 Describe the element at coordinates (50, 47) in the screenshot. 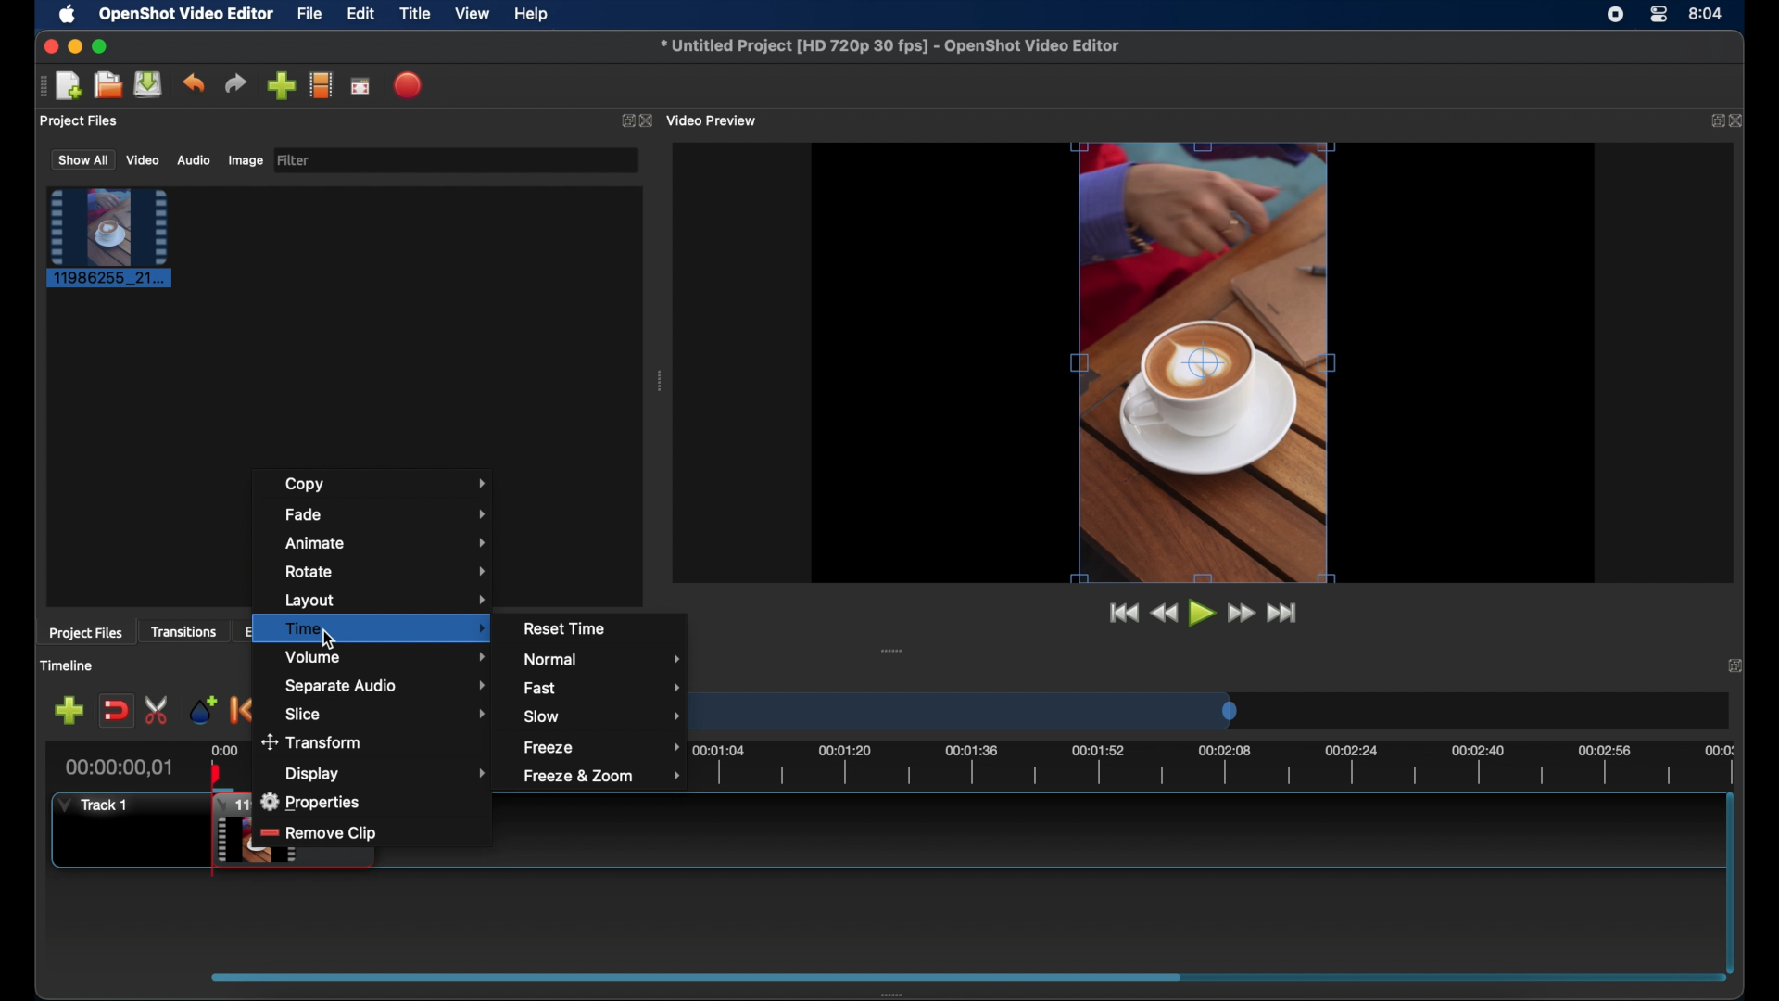

I see `close` at that location.